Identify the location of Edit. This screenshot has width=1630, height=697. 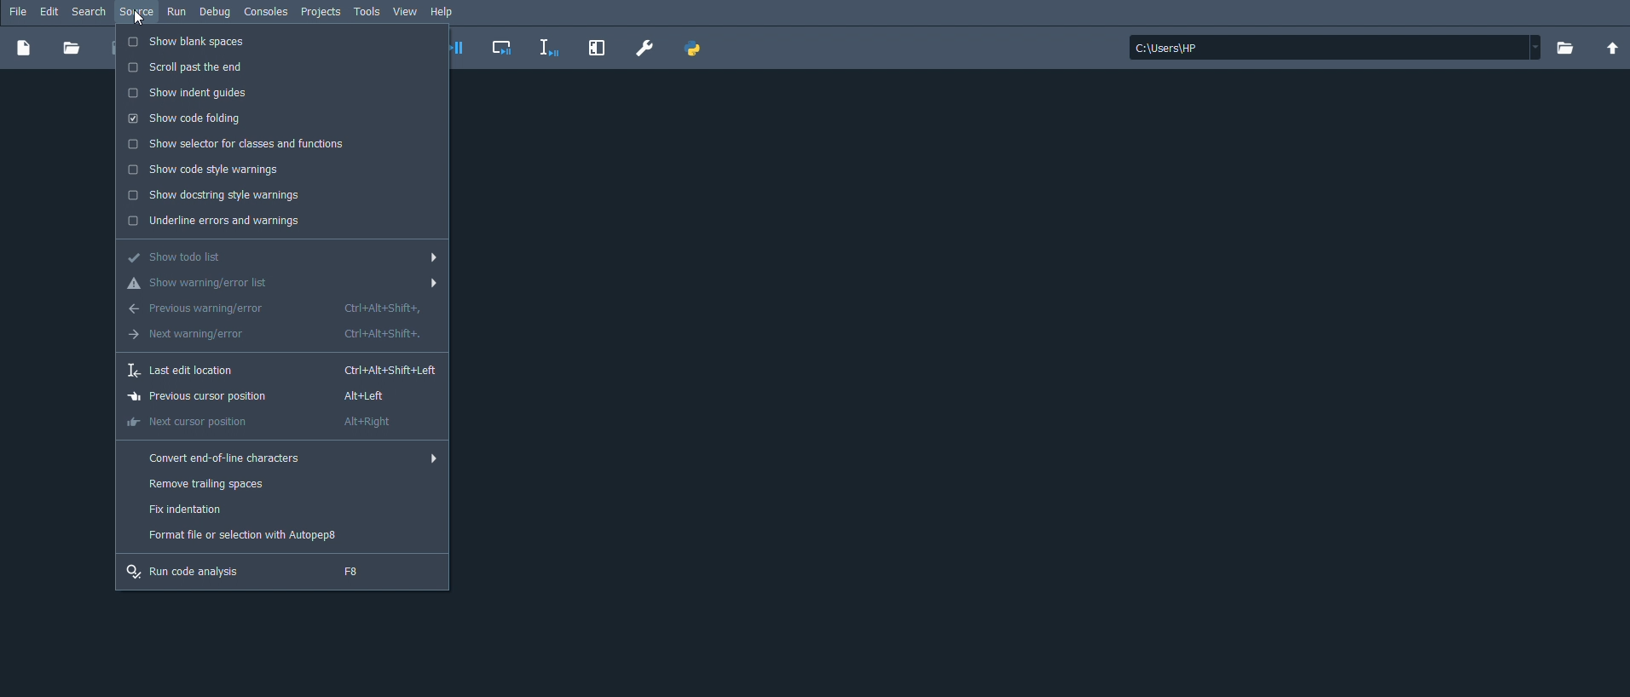
(50, 11).